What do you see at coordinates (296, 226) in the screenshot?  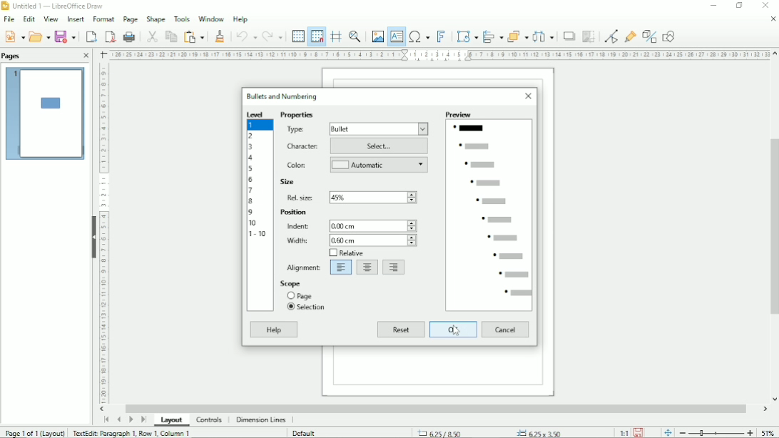 I see `Indent` at bounding box center [296, 226].